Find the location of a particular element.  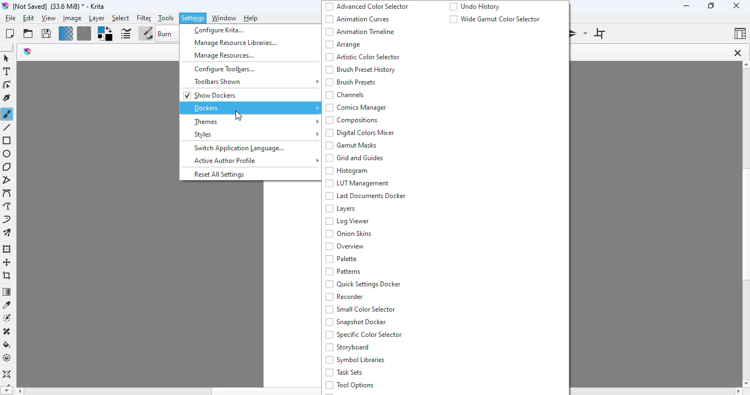

wide gamut color selector is located at coordinates (495, 19).